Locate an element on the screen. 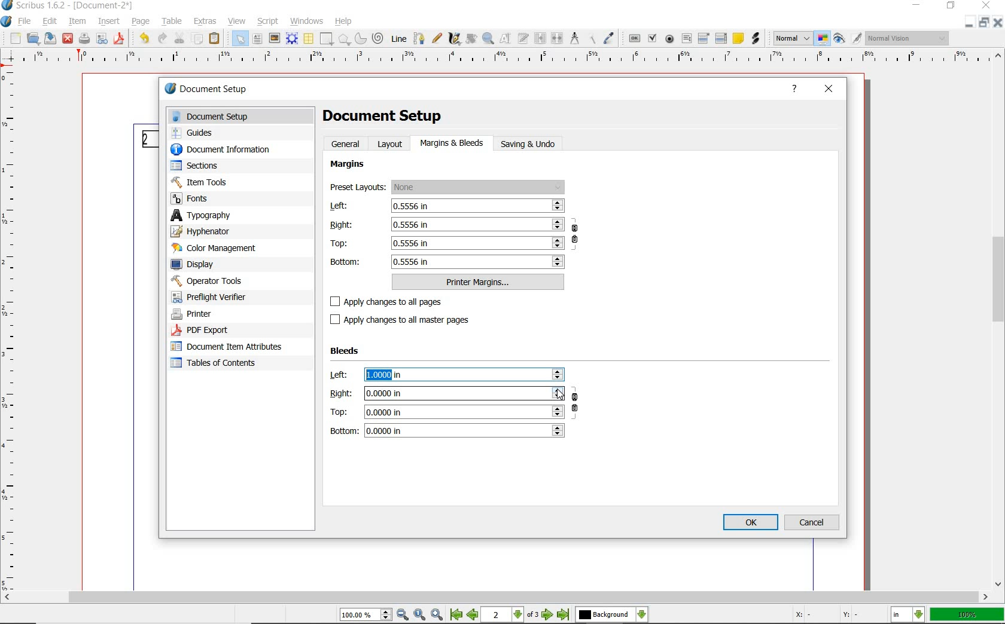 The height and width of the screenshot is (624, 1005). Zoom In is located at coordinates (438, 616).